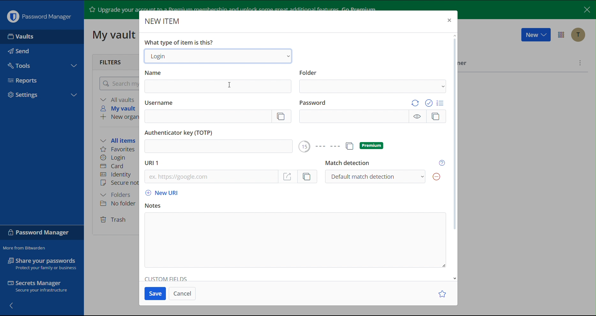 The height and width of the screenshot is (316, 596). What do you see at coordinates (232, 178) in the screenshot?
I see `URL ` at bounding box center [232, 178].